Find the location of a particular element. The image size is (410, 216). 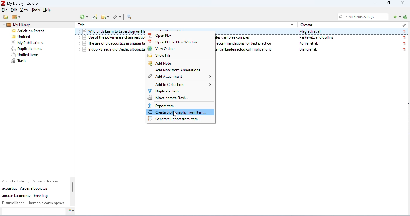

add attachment is located at coordinates (179, 77).